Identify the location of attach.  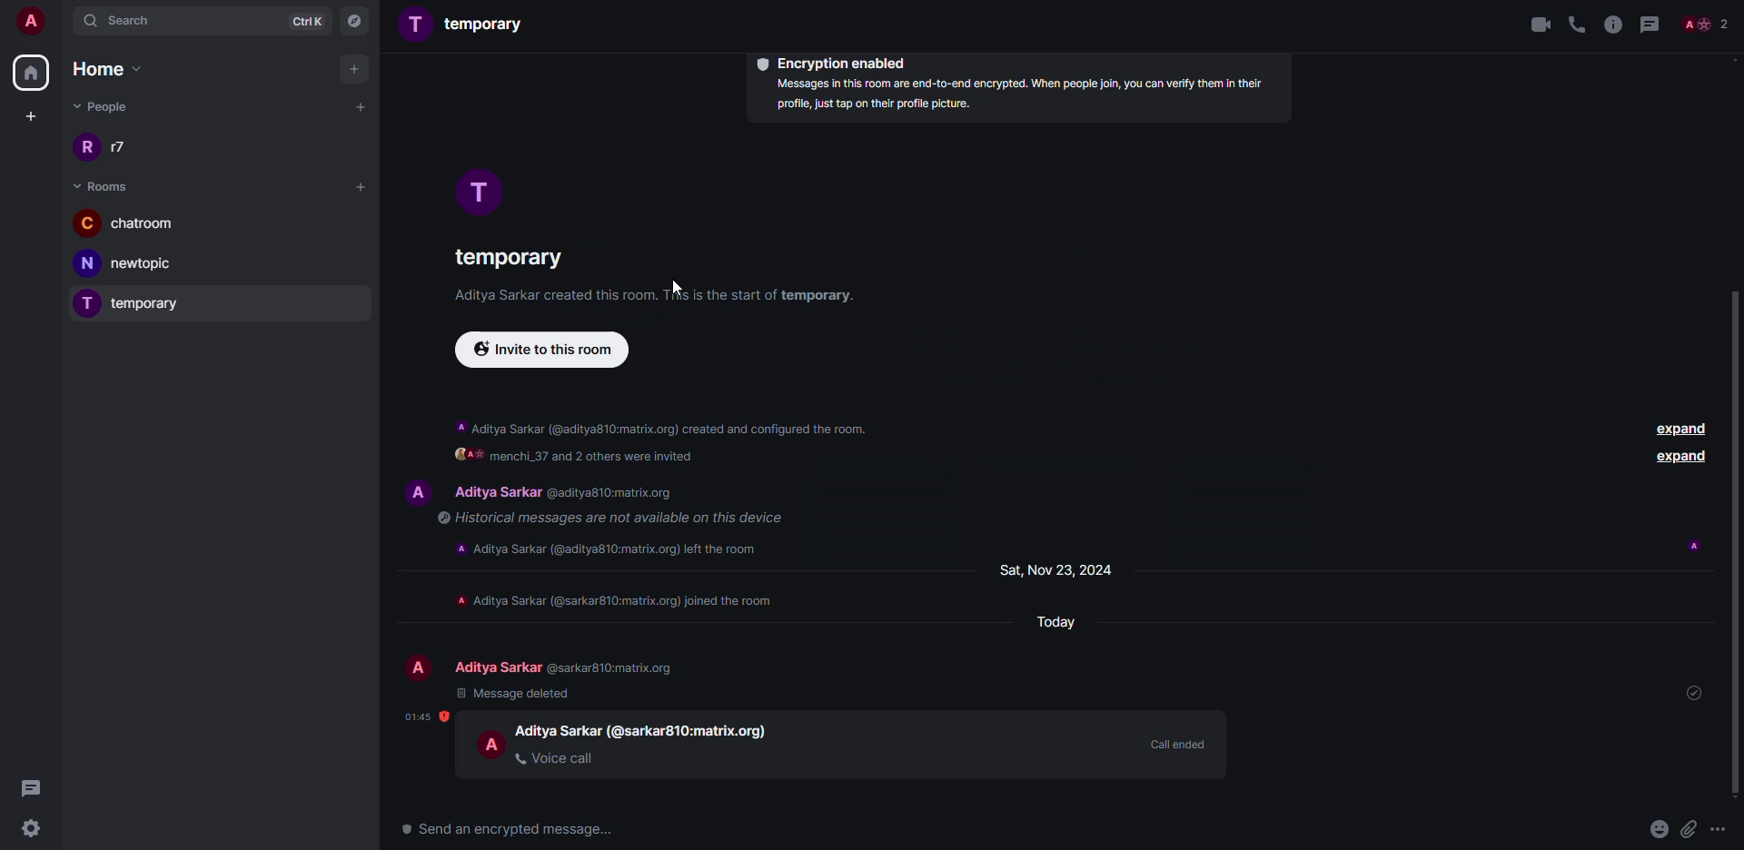
(1689, 826).